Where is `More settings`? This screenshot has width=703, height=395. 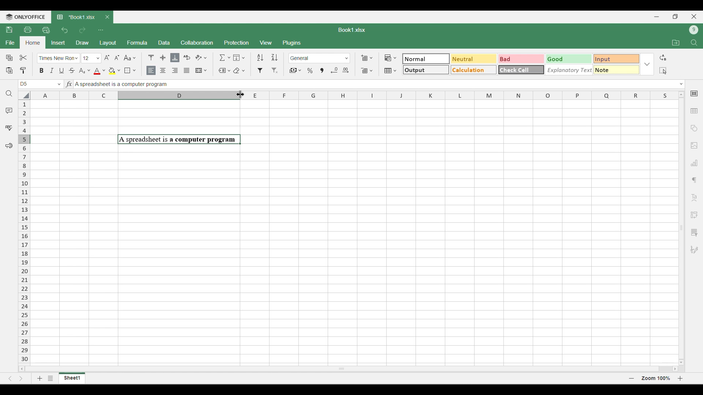
More settings is located at coordinates (694, 233).